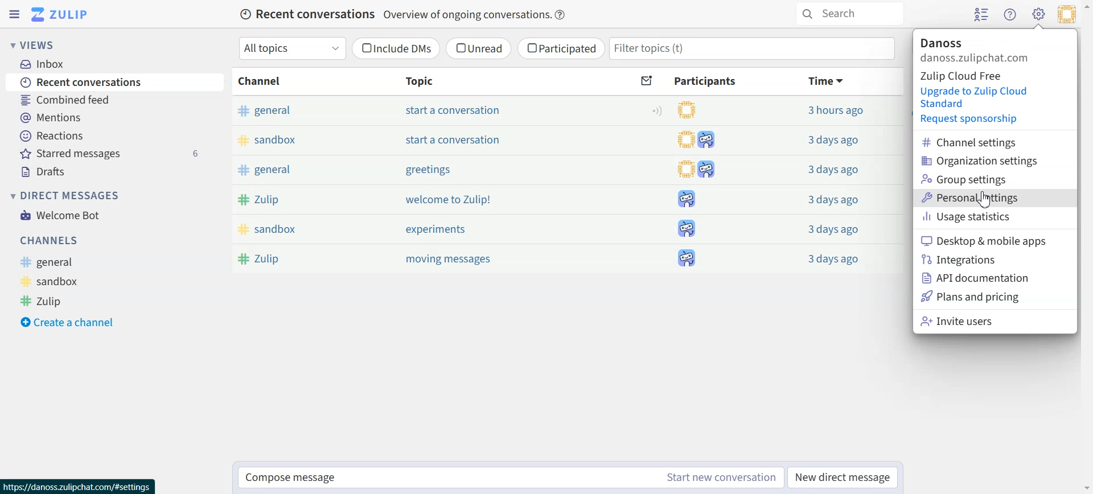 This screenshot has height=494, width=1093. I want to click on Topic, so click(420, 82).